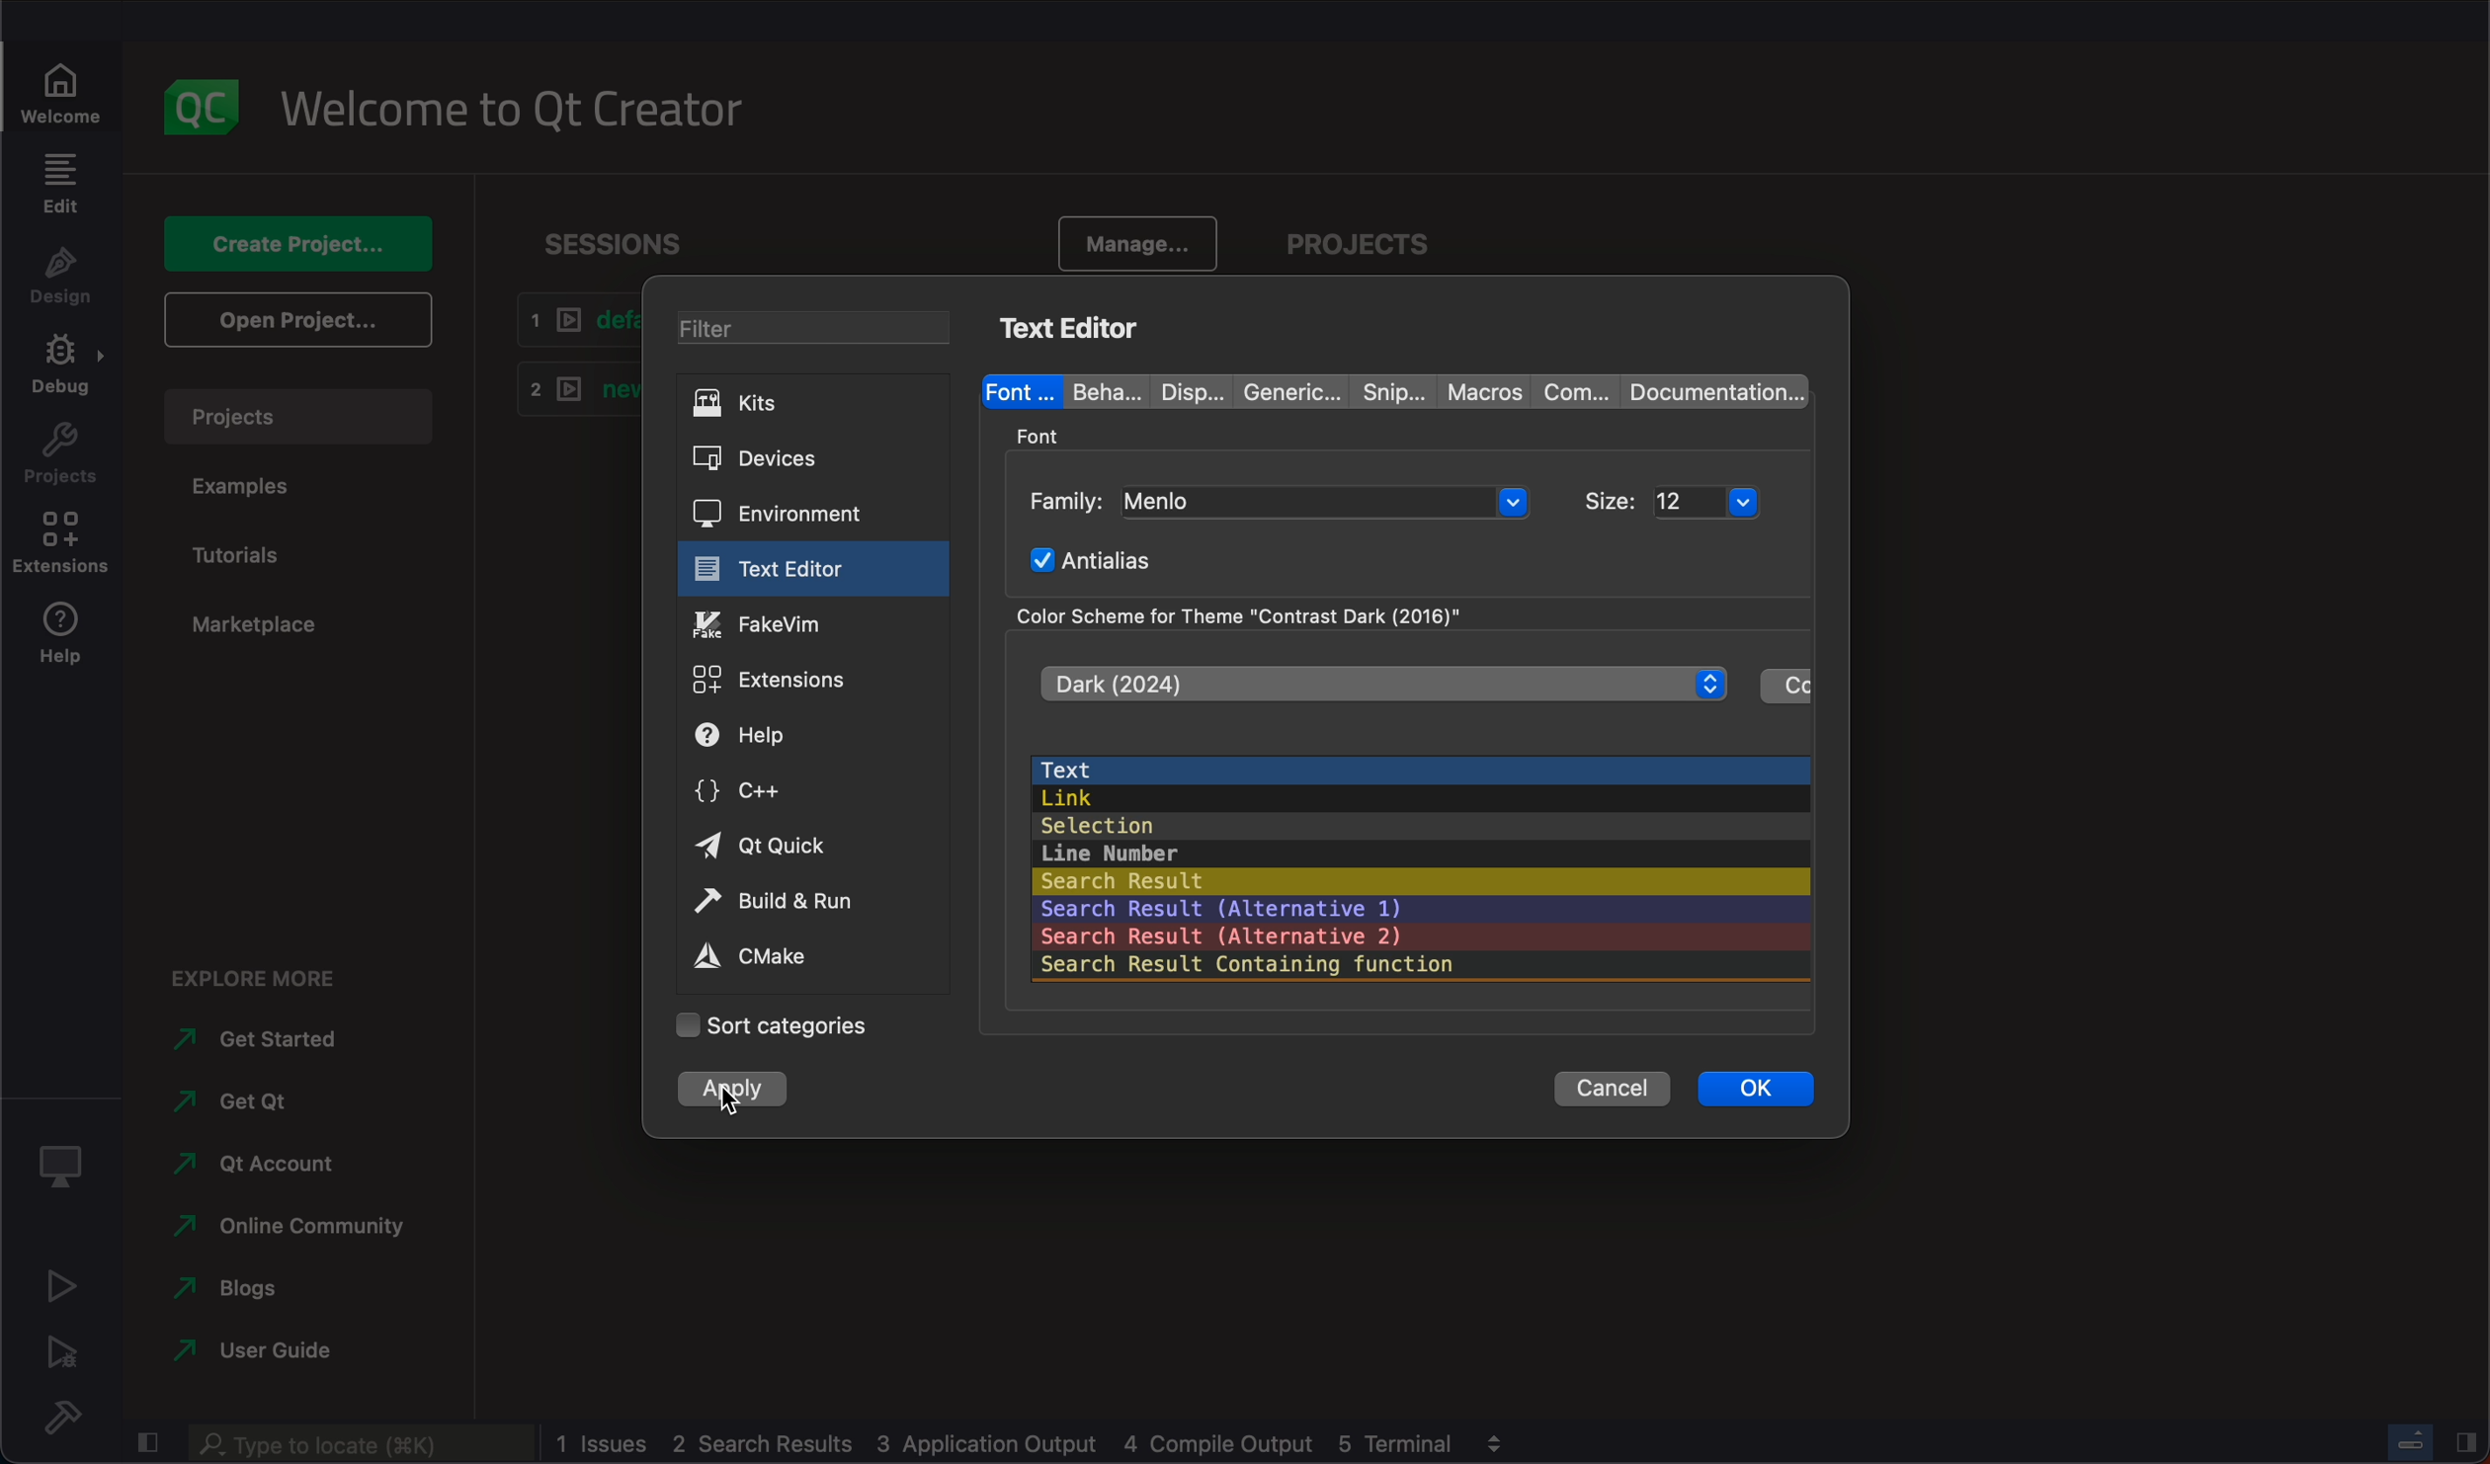 This screenshot has width=2490, height=1464. I want to click on font, so click(1046, 432).